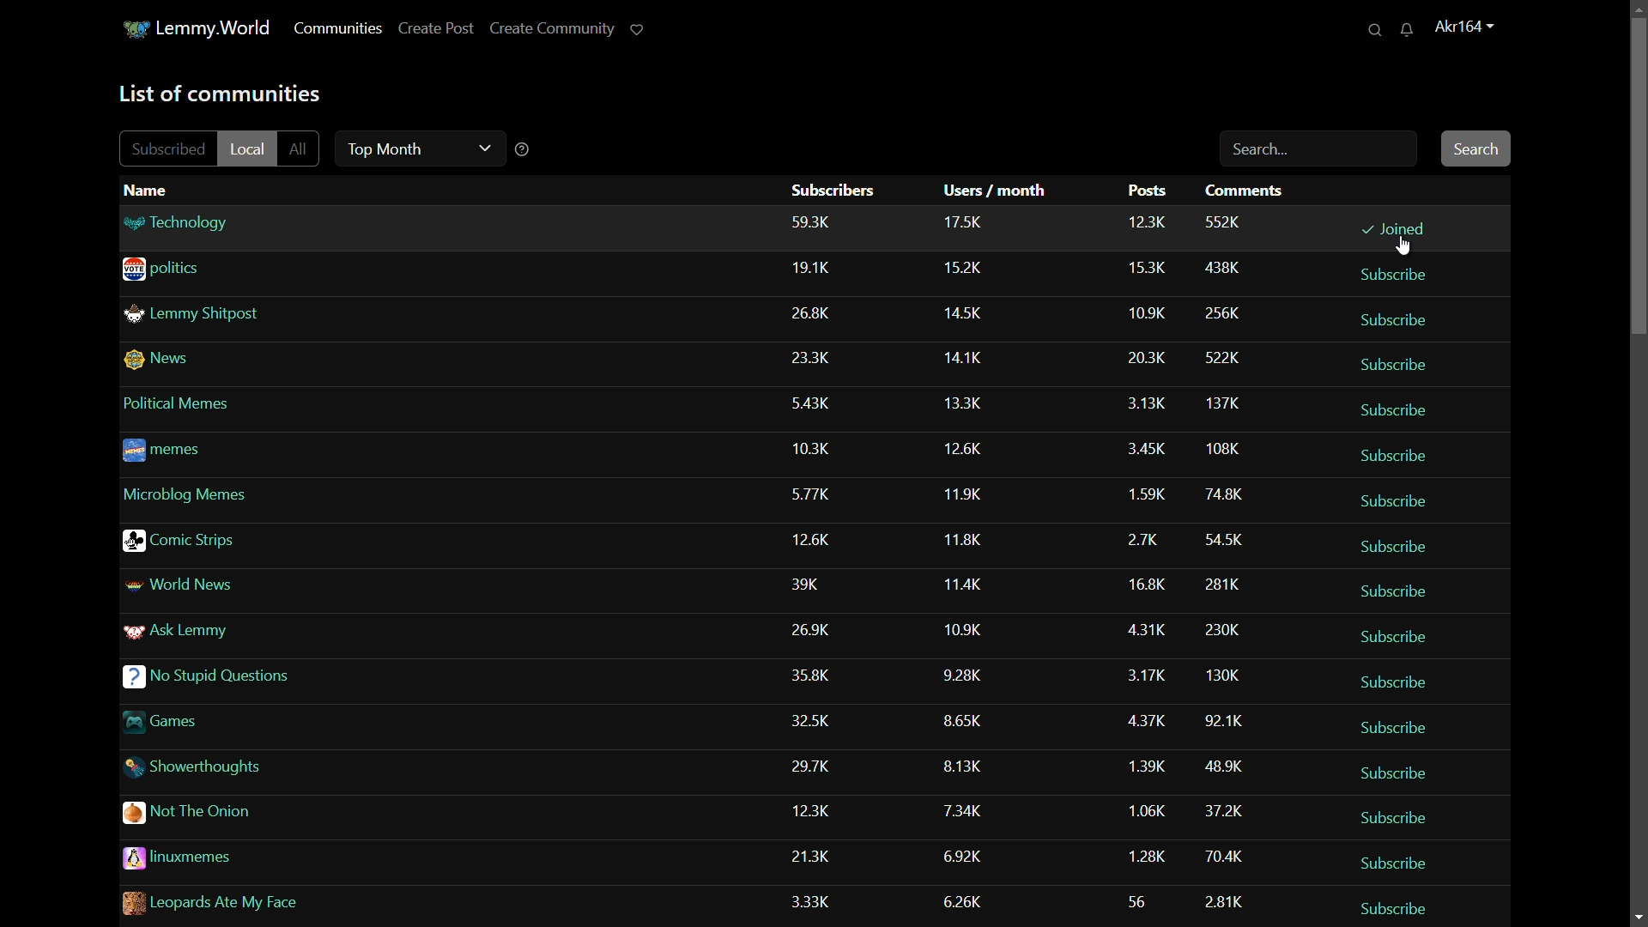  What do you see at coordinates (304, 147) in the screenshot?
I see `all` at bounding box center [304, 147].